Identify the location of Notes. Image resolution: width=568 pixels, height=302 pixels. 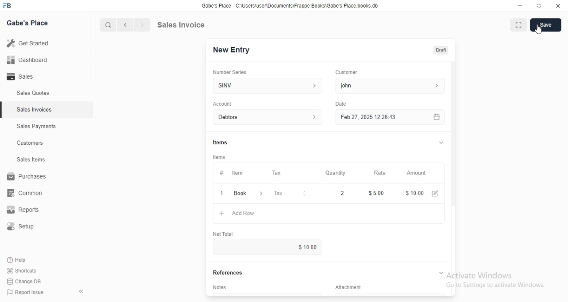
(219, 286).